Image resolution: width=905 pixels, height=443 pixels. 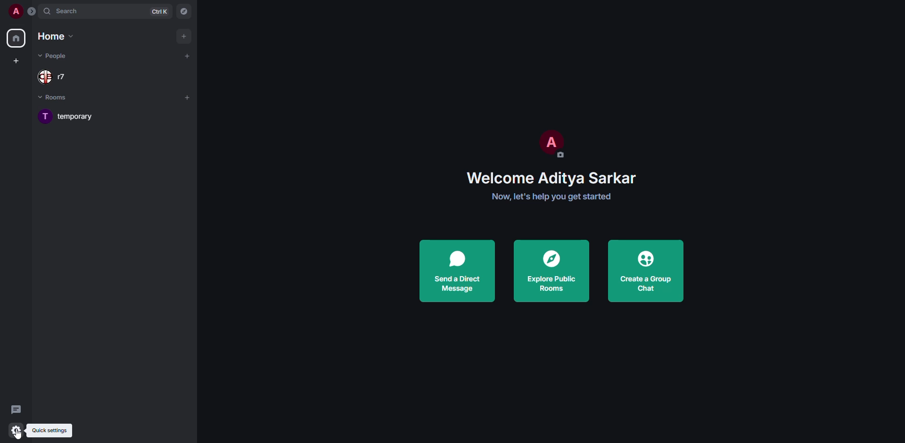 I want to click on home, so click(x=58, y=37).